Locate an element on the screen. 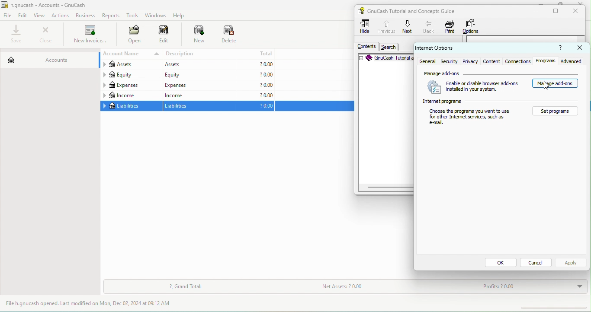 This screenshot has width=591, height=312. file h.gnucash opened last modified on mon, dec 02,2024 at 09.12 am is located at coordinates (95, 304).